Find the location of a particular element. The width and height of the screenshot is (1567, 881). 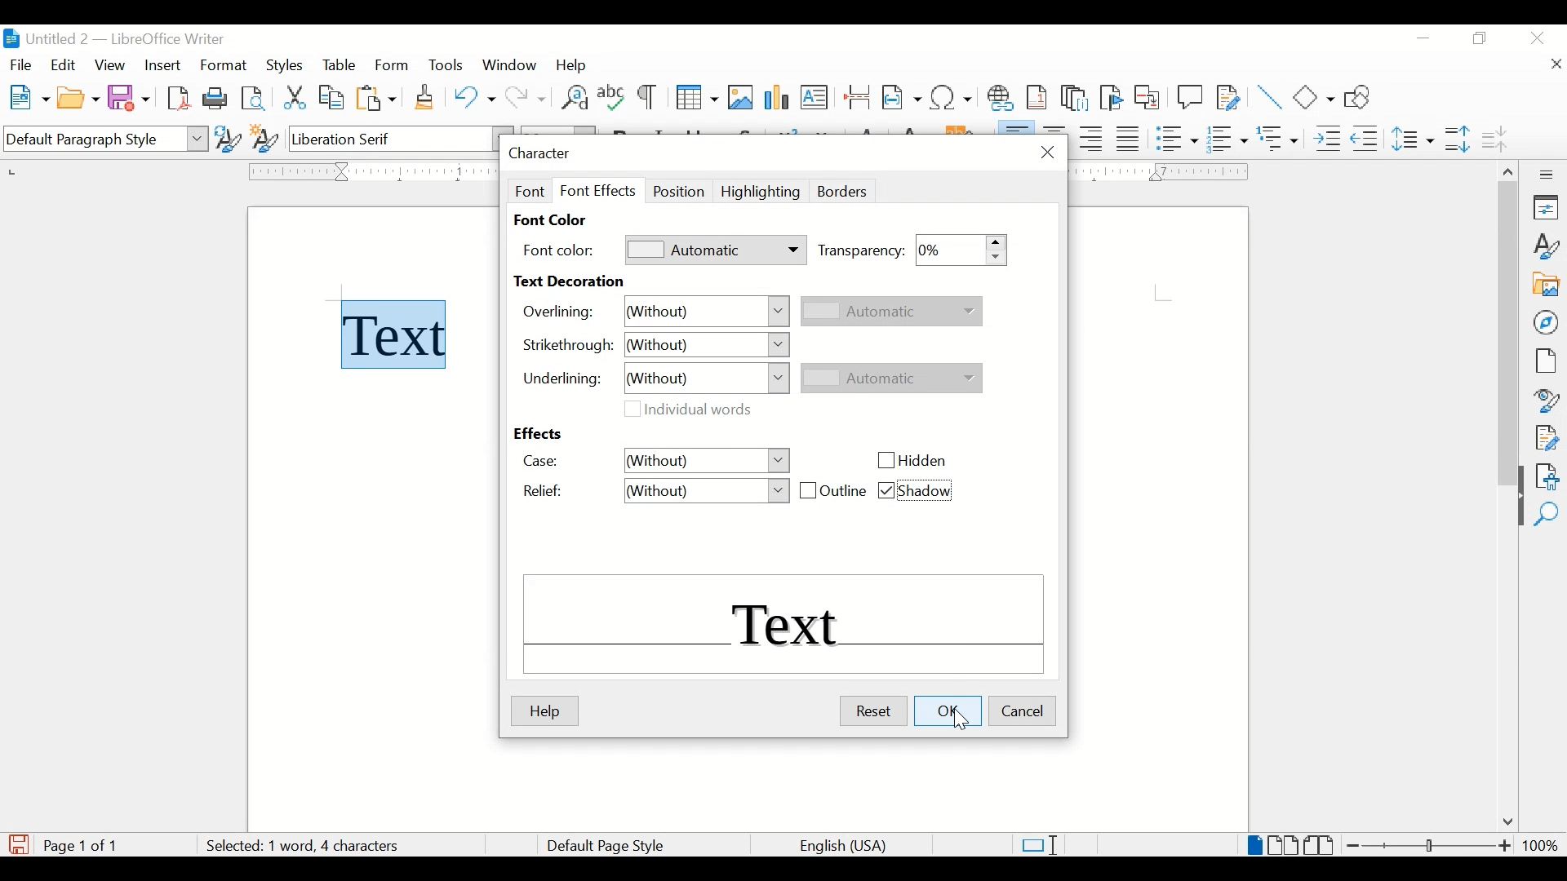

insert hyperlink is located at coordinates (1001, 98).